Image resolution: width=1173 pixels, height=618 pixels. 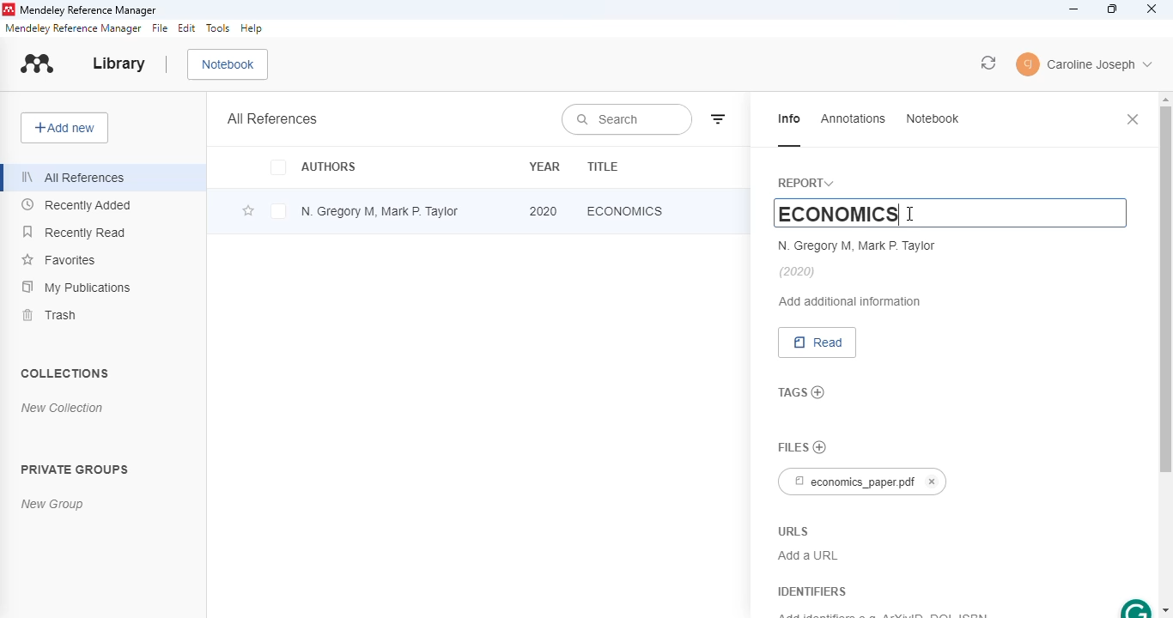 I want to click on edit, so click(x=186, y=28).